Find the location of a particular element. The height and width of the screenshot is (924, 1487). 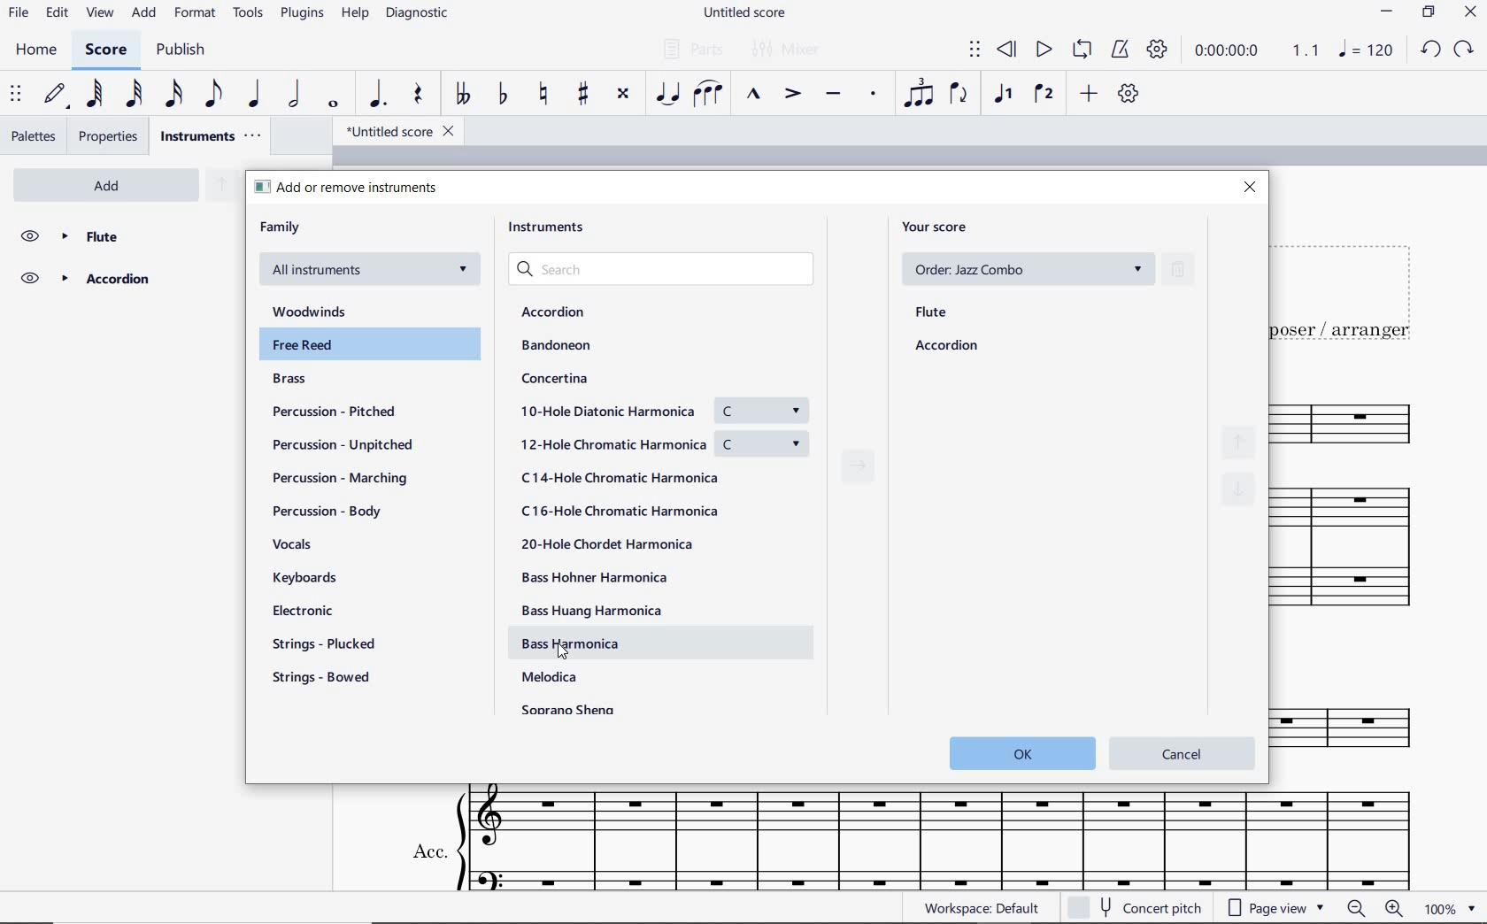

loop playback is located at coordinates (1083, 50).